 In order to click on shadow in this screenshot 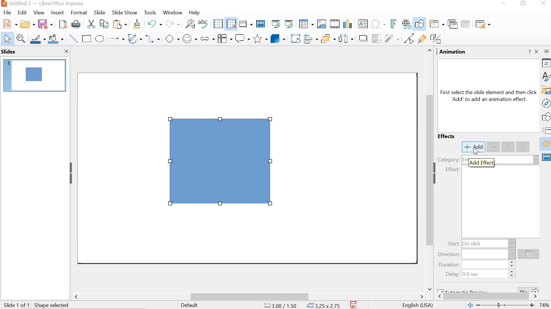, I will do `click(361, 38)`.